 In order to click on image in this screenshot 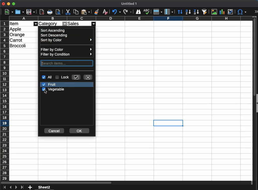, I will do `click(214, 12)`.